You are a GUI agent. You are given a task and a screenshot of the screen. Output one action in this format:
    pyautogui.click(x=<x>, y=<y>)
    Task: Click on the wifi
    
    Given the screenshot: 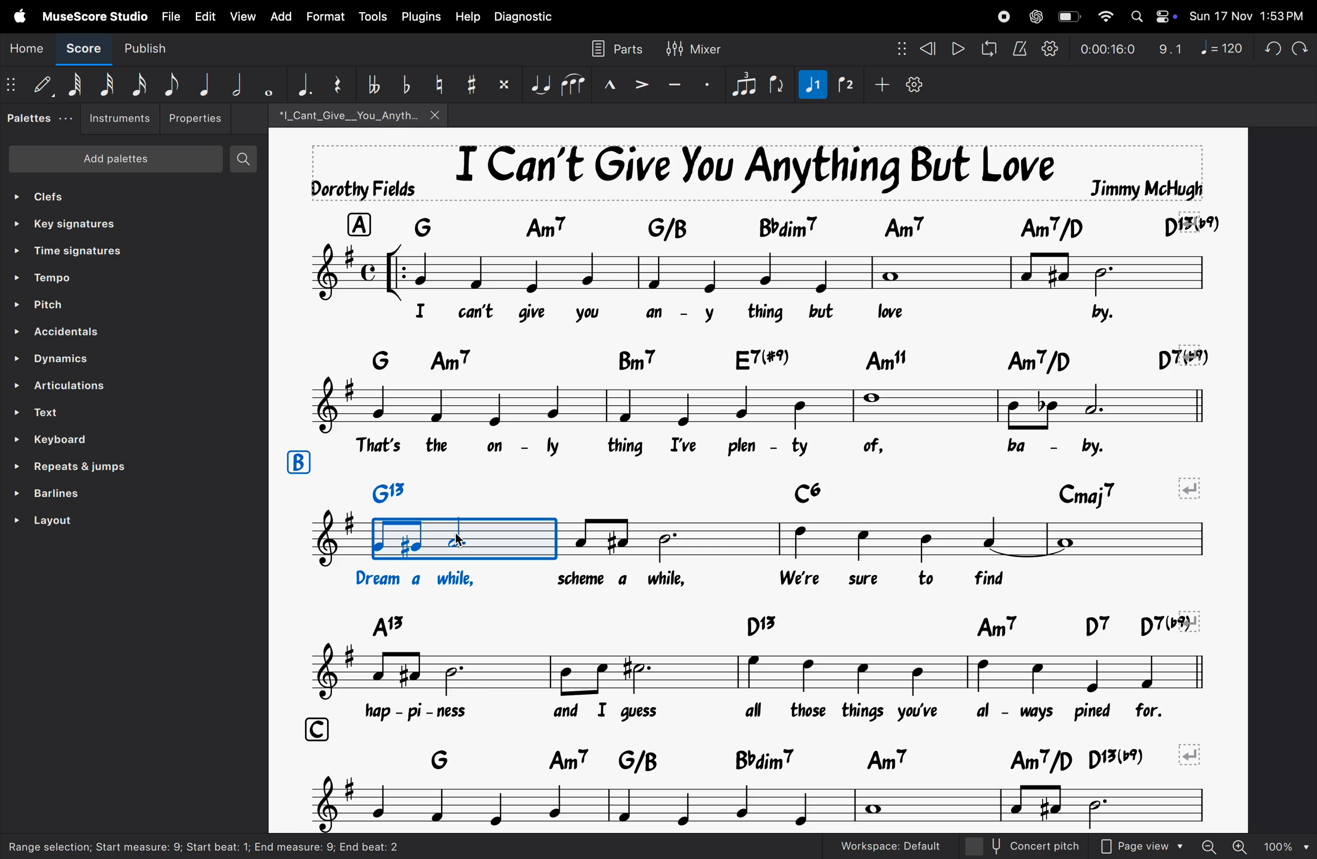 What is the action you would take?
    pyautogui.click(x=1103, y=16)
    